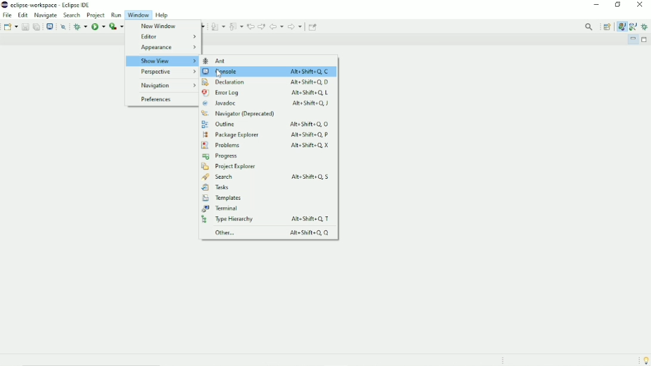 This screenshot has width=651, height=366. What do you see at coordinates (261, 26) in the screenshot?
I see `Next edit location` at bounding box center [261, 26].